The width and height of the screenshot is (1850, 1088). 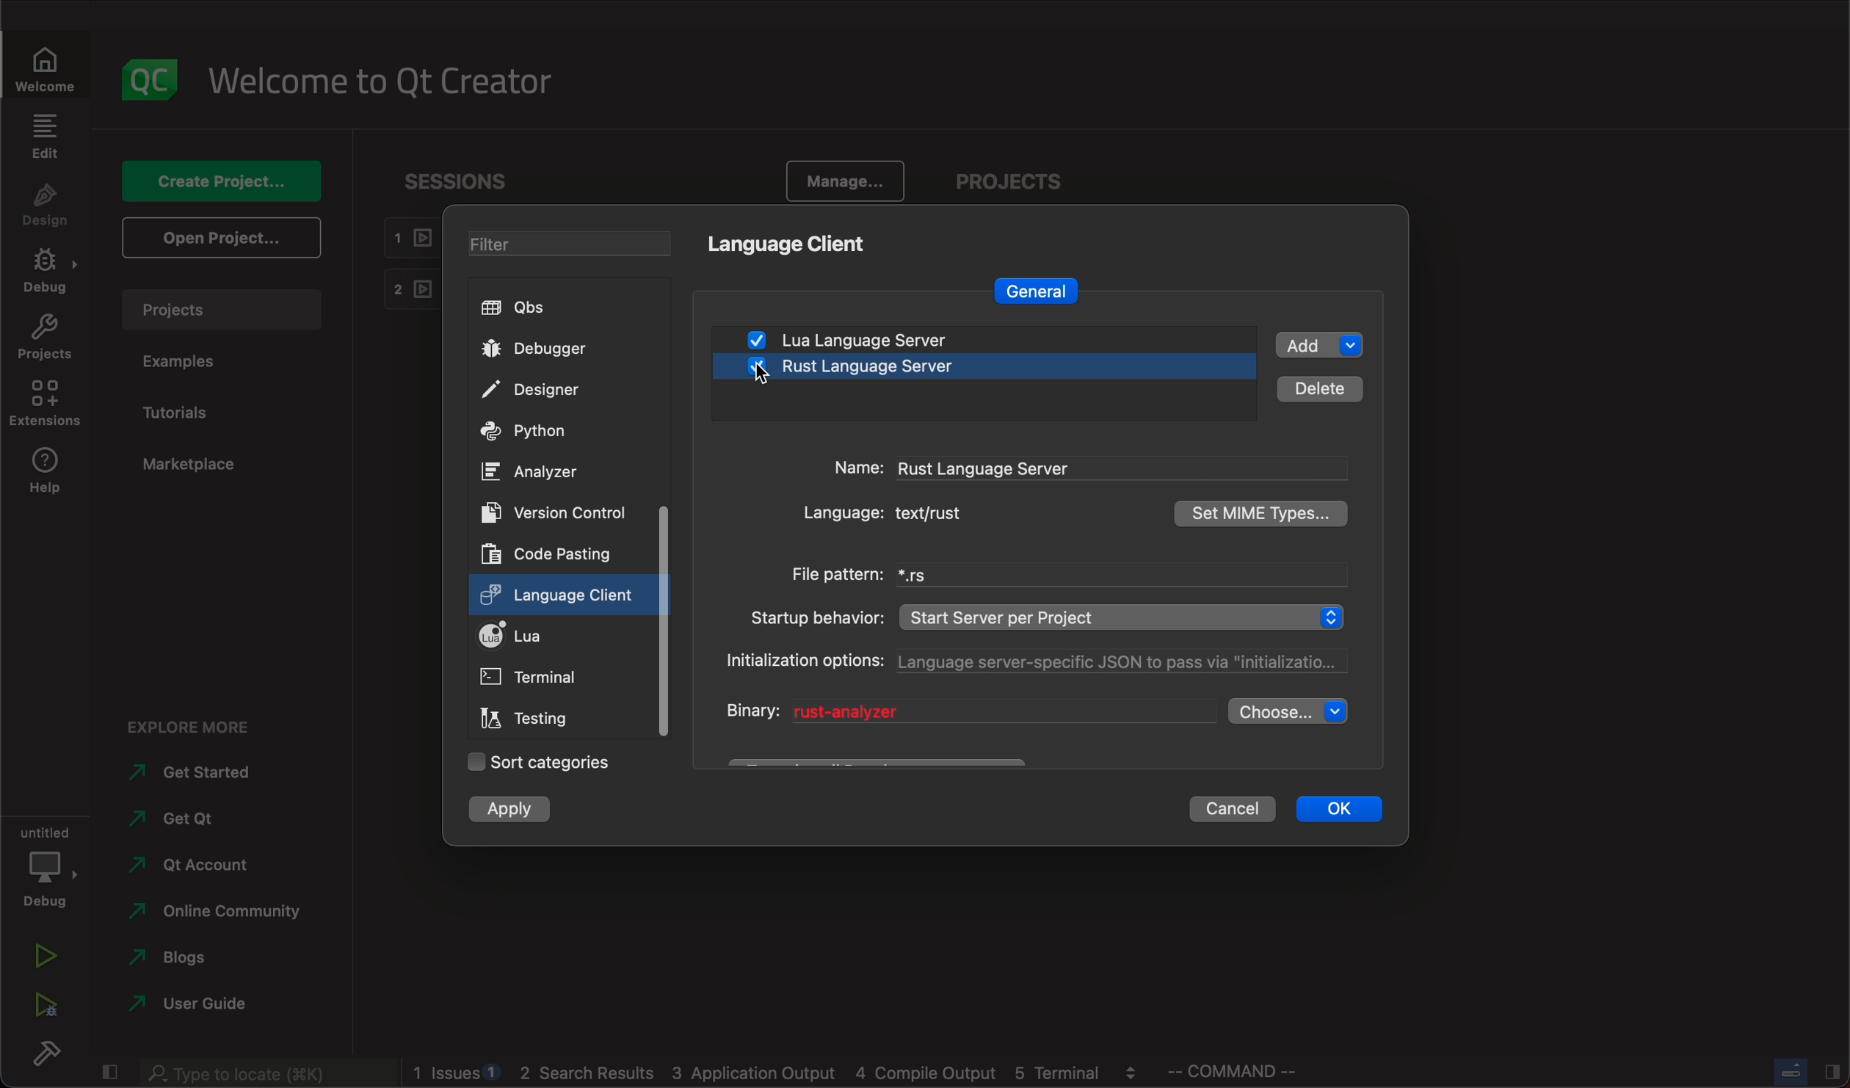 What do you see at coordinates (571, 243) in the screenshot?
I see `filters` at bounding box center [571, 243].